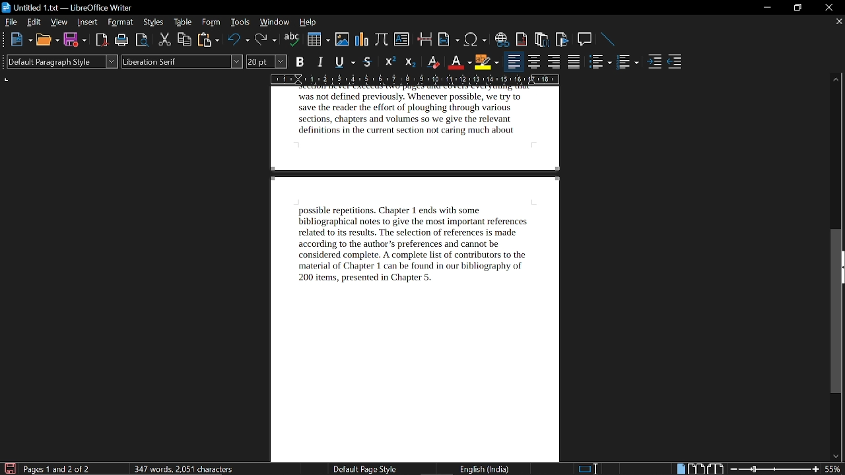 The image size is (845, 475). What do you see at coordinates (165, 40) in the screenshot?
I see `cut` at bounding box center [165, 40].